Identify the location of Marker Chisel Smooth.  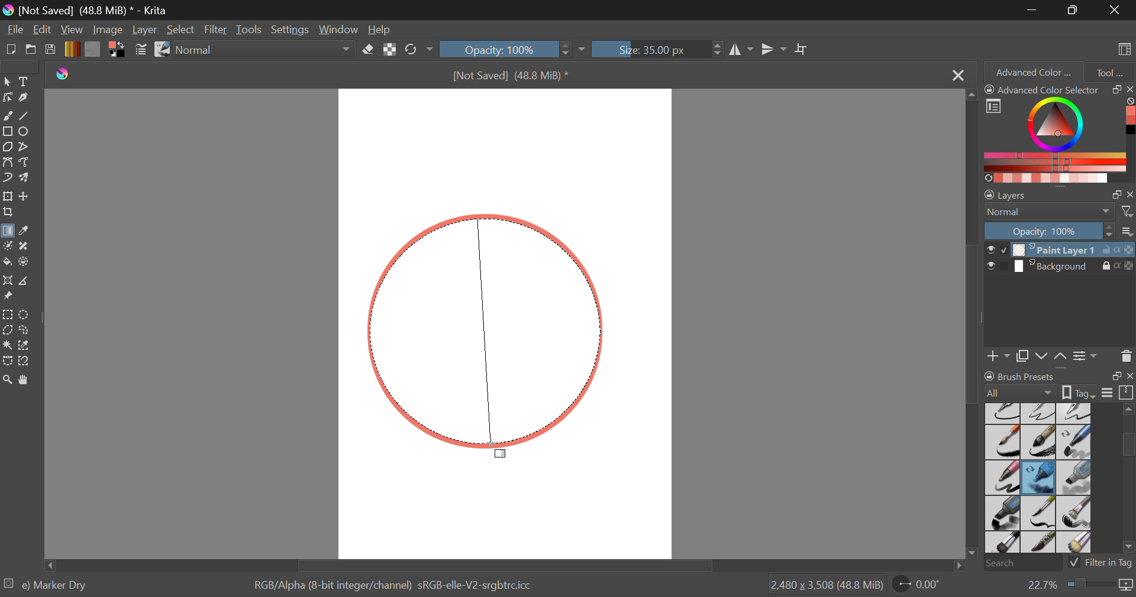
(1074, 442).